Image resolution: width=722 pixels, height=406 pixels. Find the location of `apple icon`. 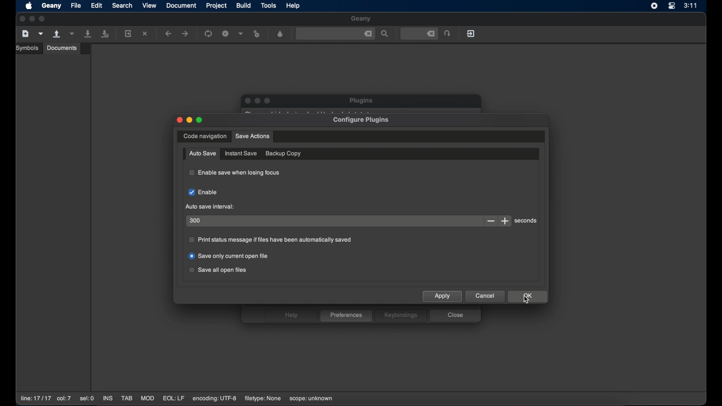

apple icon is located at coordinates (30, 6).